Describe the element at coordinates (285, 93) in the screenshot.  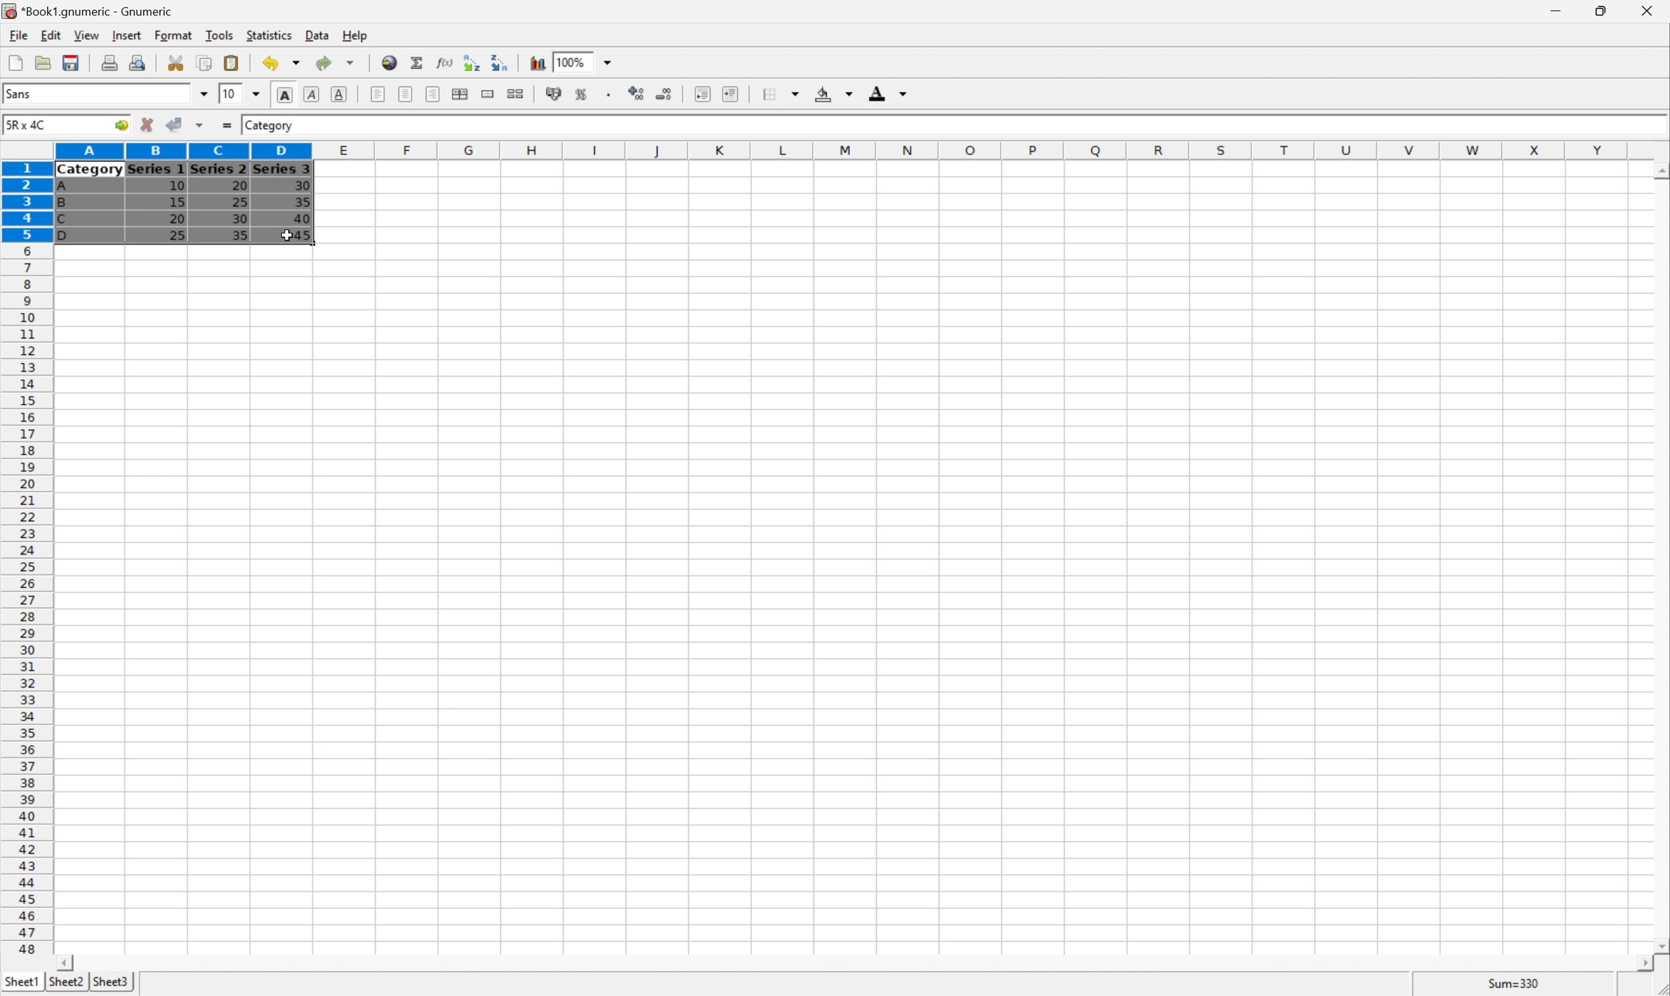
I see `Bold` at that location.